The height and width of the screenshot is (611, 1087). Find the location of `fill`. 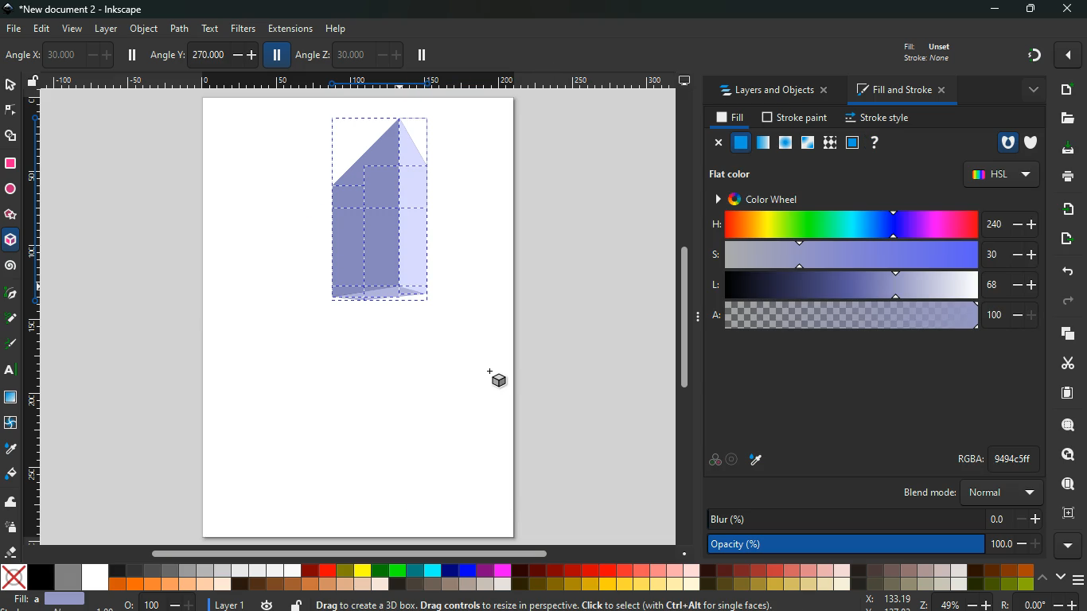

fill is located at coordinates (731, 118).